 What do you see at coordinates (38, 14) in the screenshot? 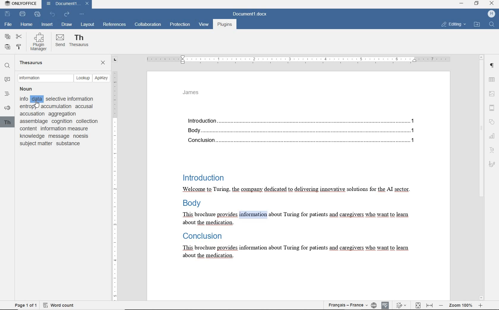
I see `QUICK PRINT` at bounding box center [38, 14].